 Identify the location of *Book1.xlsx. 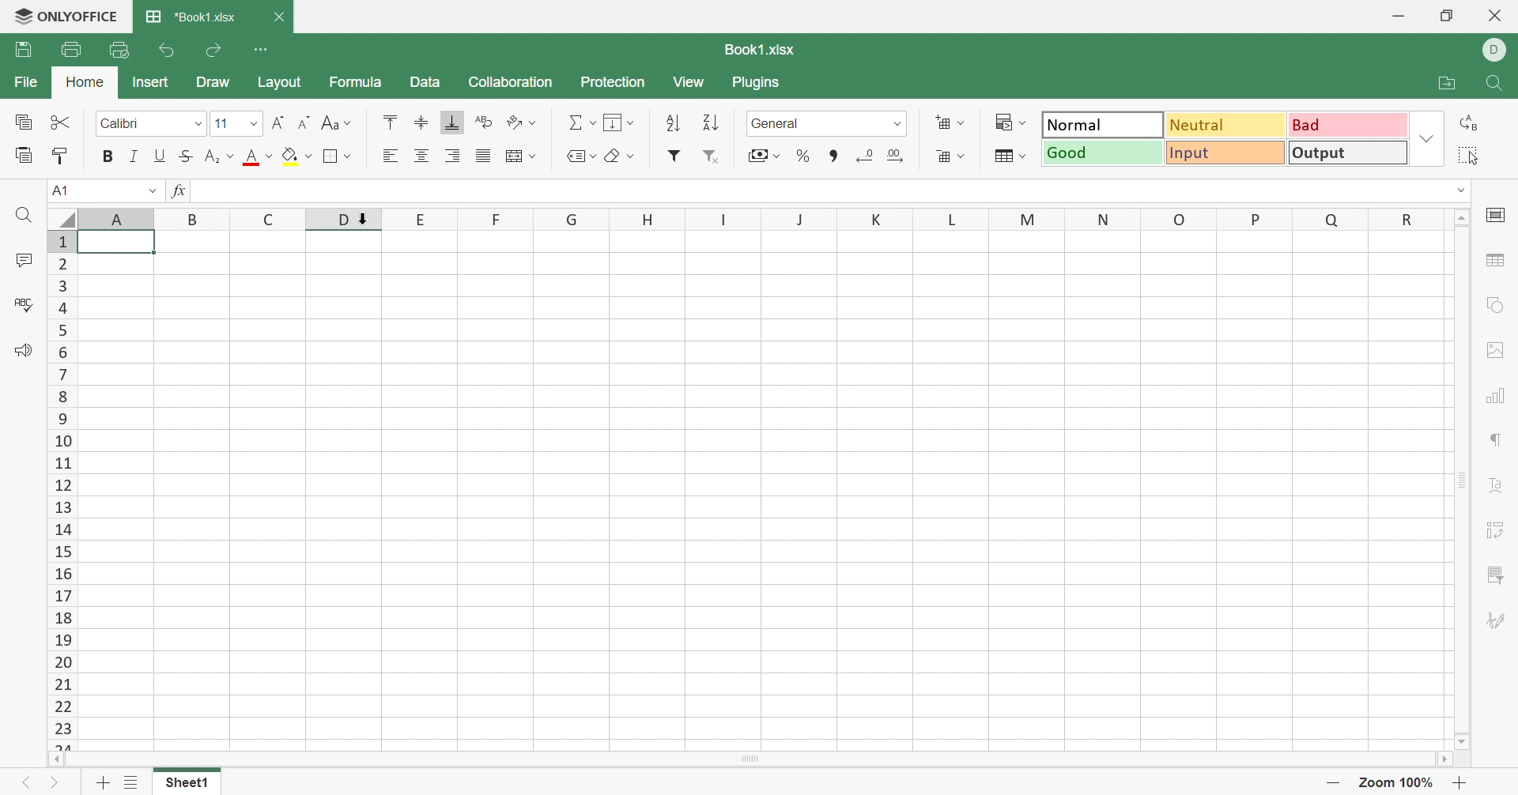
(191, 13).